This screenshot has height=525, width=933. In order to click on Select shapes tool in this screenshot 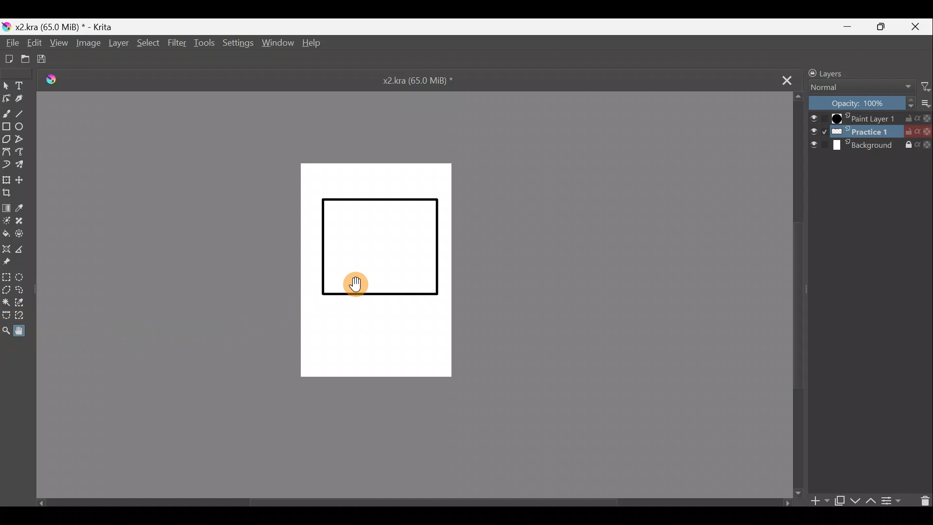, I will do `click(6, 86)`.